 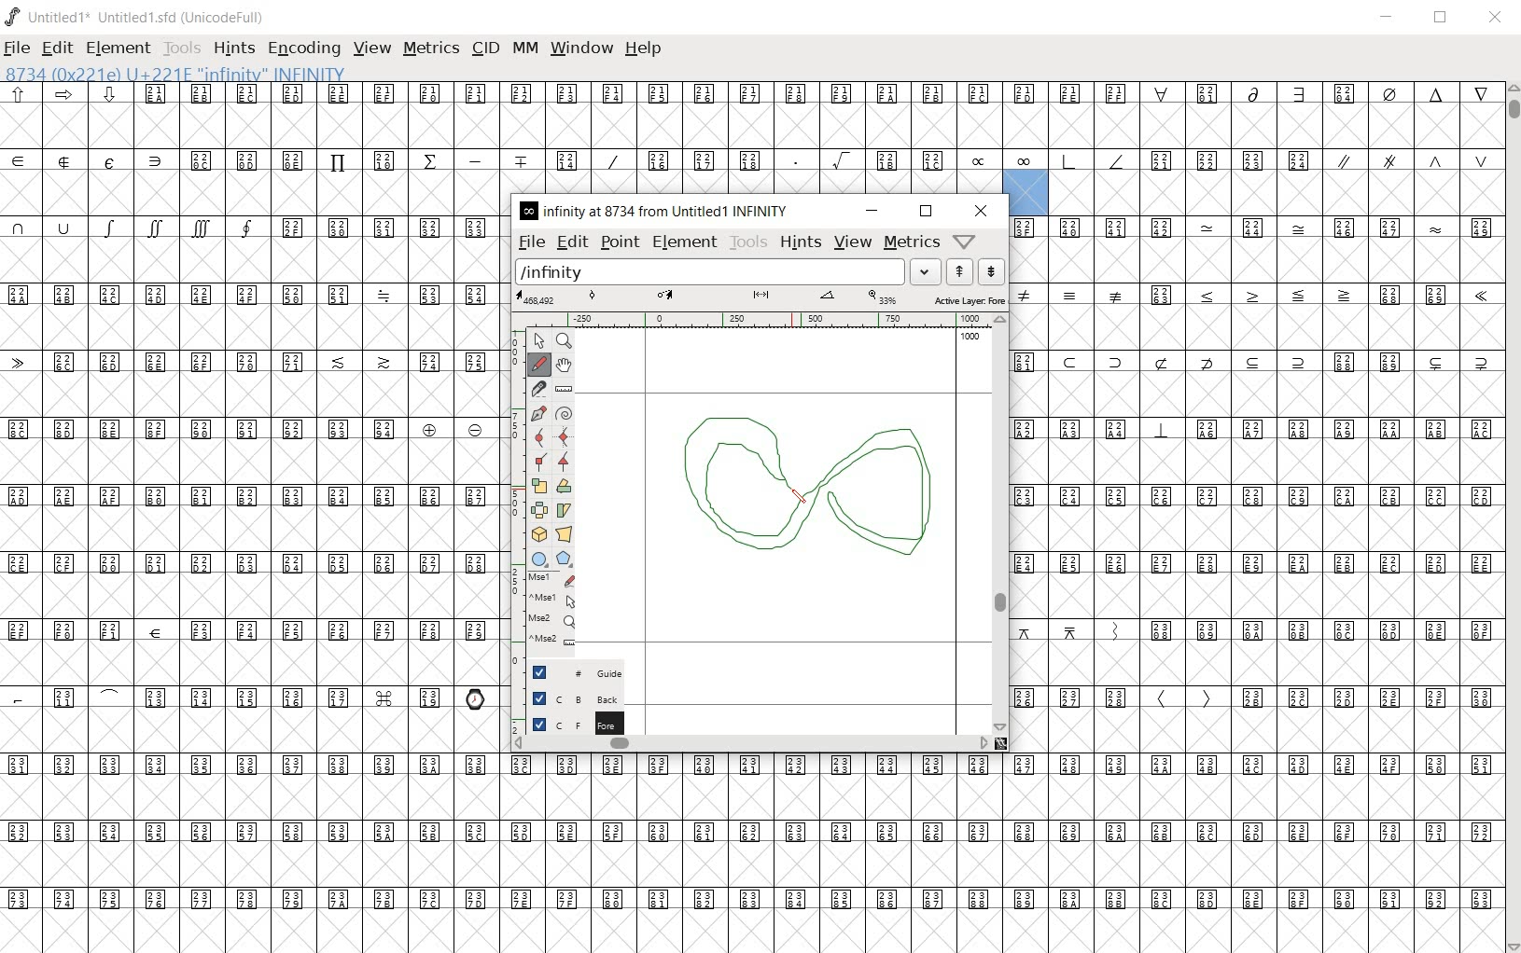 What do you see at coordinates (530, 242) in the screenshot?
I see `file` at bounding box center [530, 242].